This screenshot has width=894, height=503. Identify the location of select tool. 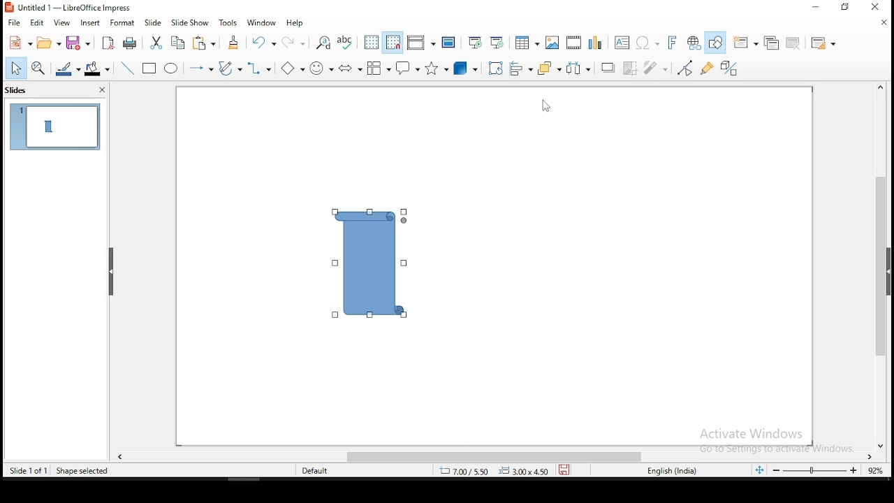
(16, 68).